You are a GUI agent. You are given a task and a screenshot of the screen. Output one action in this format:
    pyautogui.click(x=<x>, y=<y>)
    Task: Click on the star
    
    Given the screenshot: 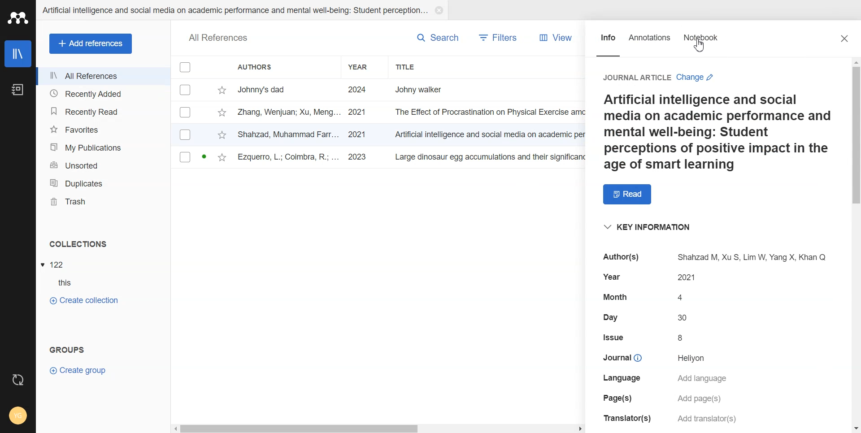 What is the action you would take?
    pyautogui.click(x=222, y=113)
    